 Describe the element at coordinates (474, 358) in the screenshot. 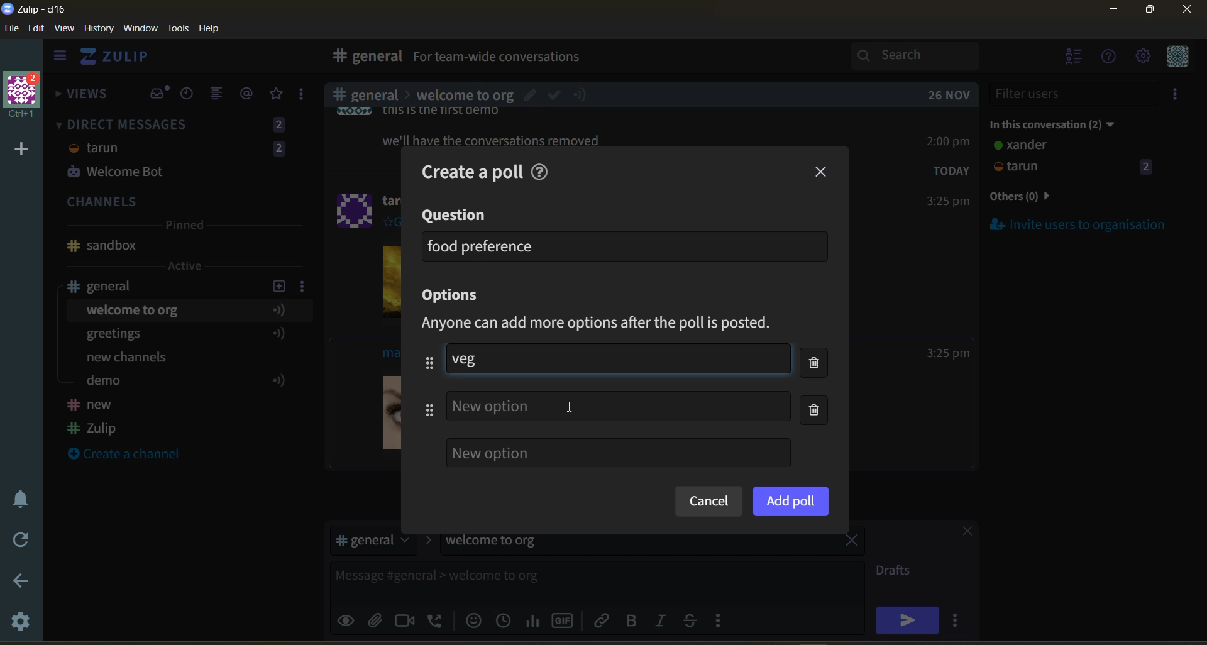

I see `option a (veg)` at that location.